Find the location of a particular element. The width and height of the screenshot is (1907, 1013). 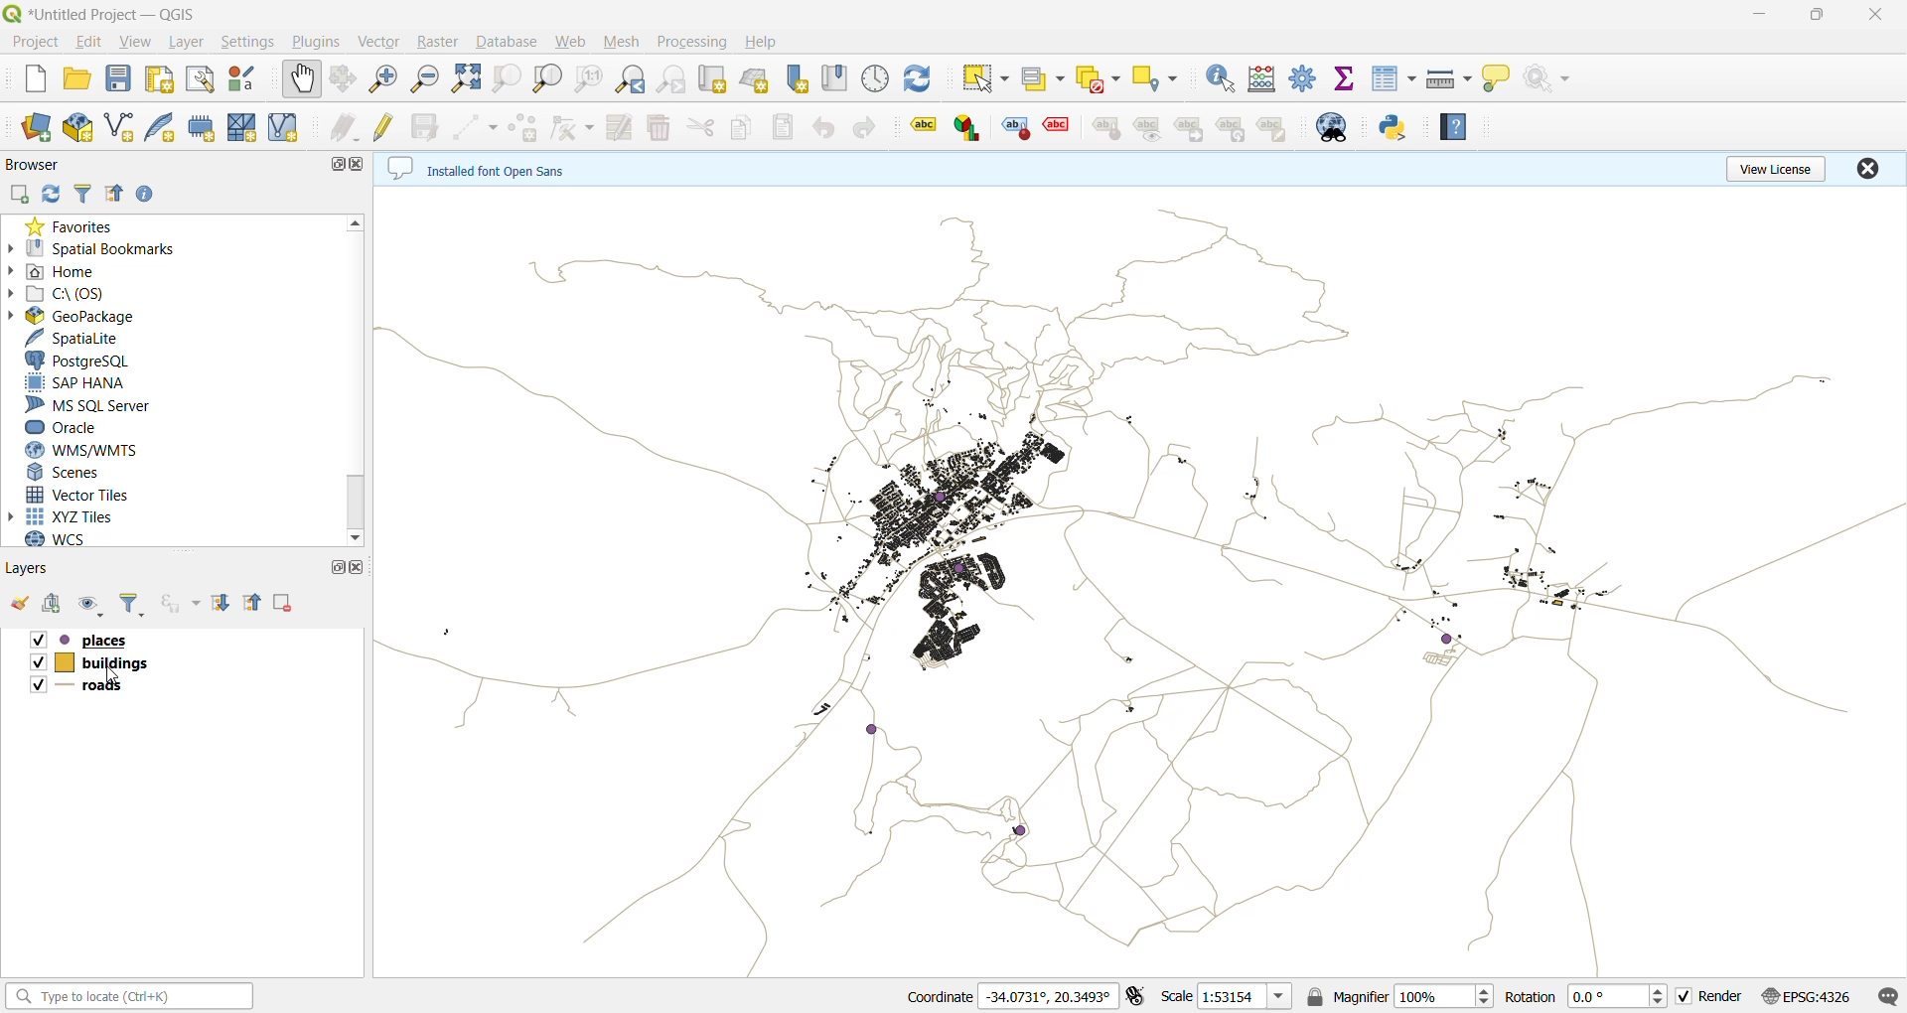

help is located at coordinates (1455, 127).